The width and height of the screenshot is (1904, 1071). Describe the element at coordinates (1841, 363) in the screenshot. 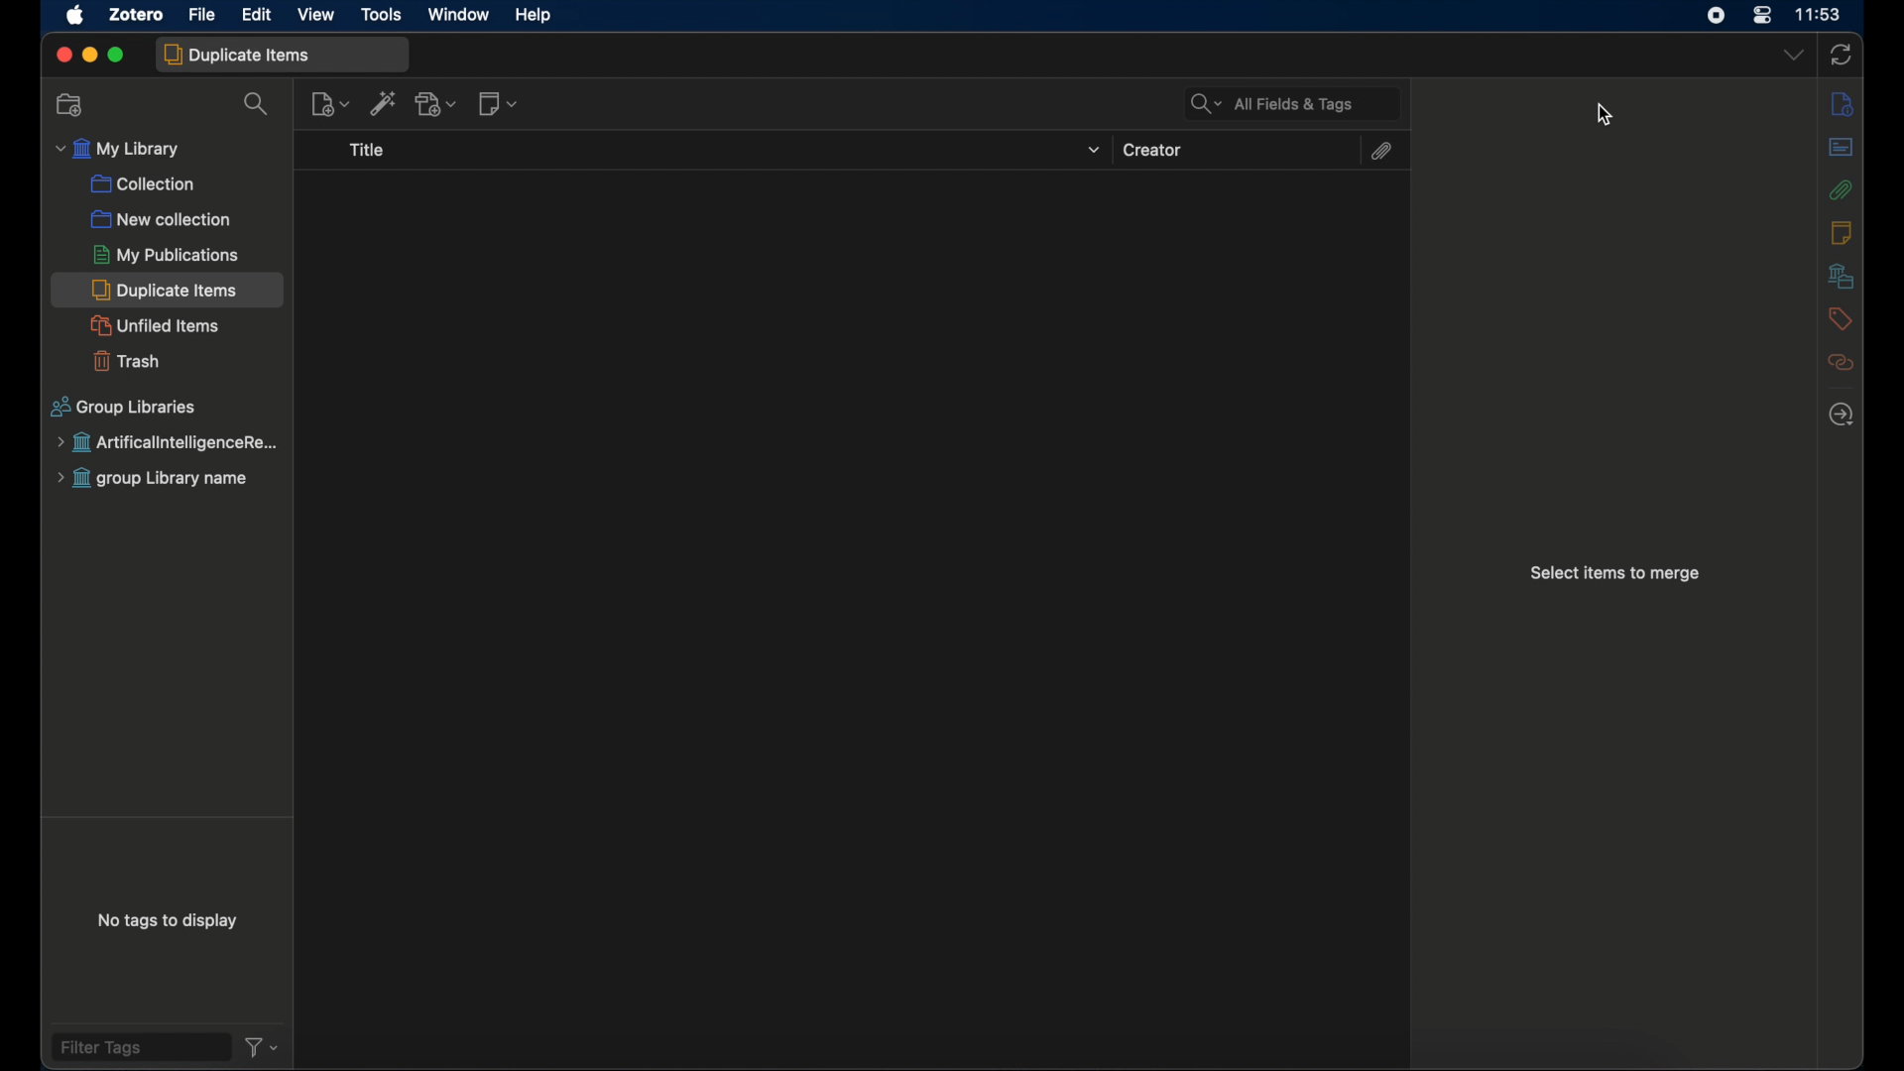

I see `related` at that location.